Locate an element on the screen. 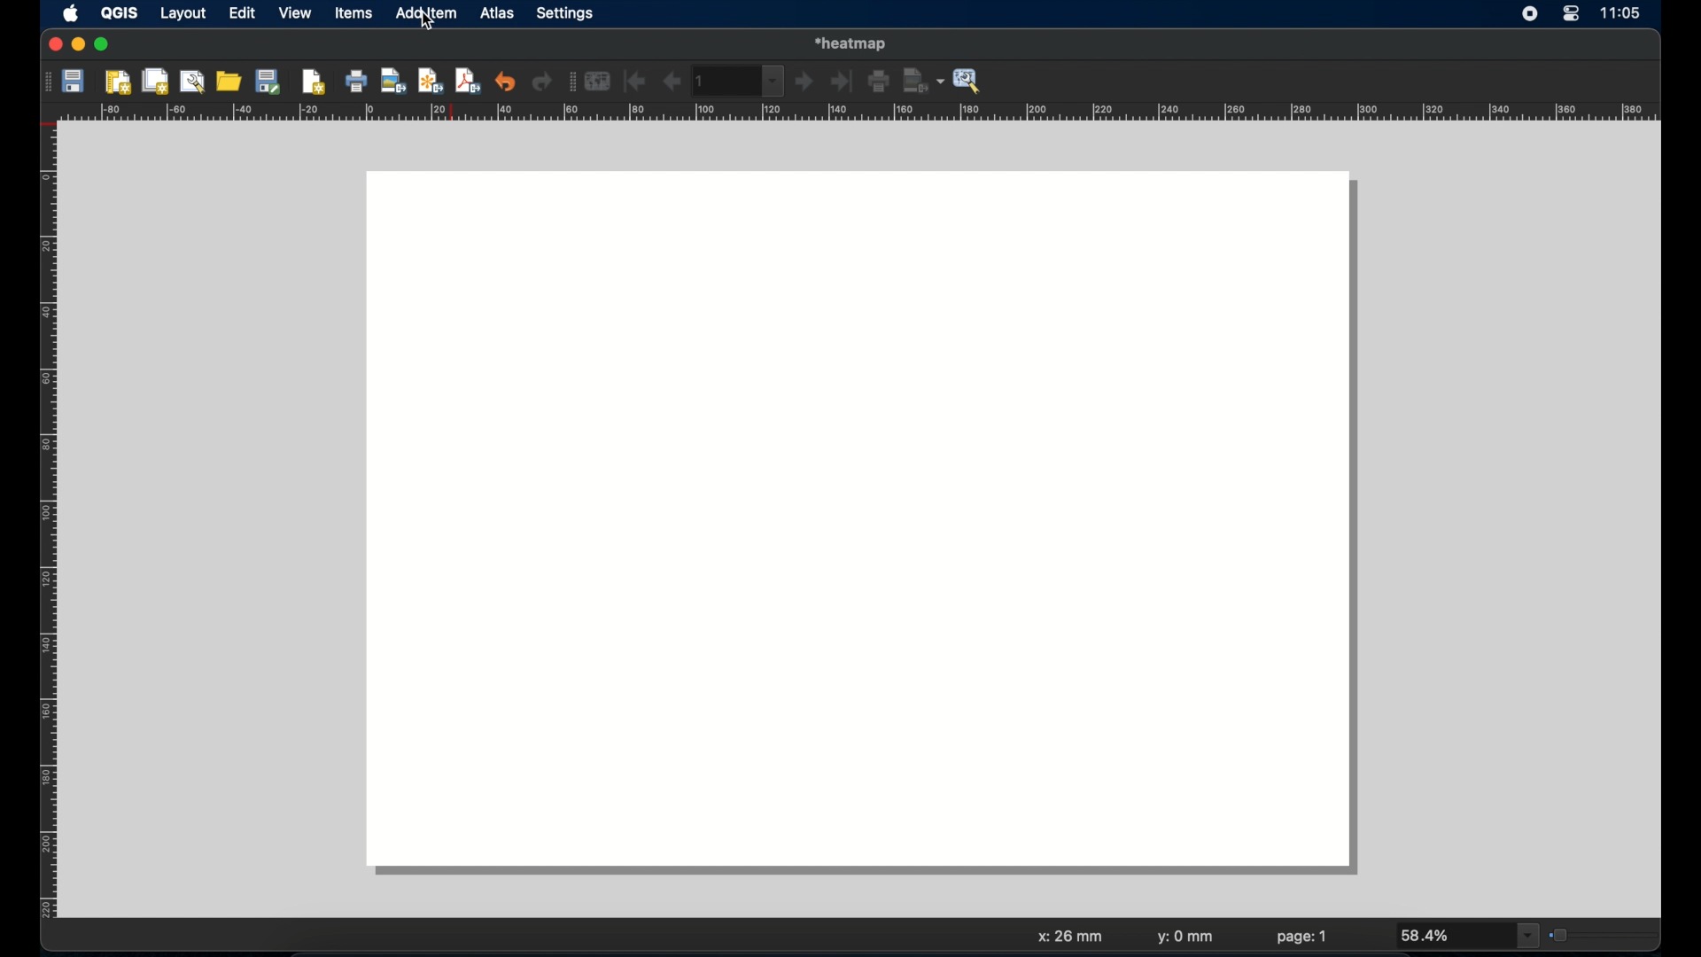  add items from template is located at coordinates (230, 81).